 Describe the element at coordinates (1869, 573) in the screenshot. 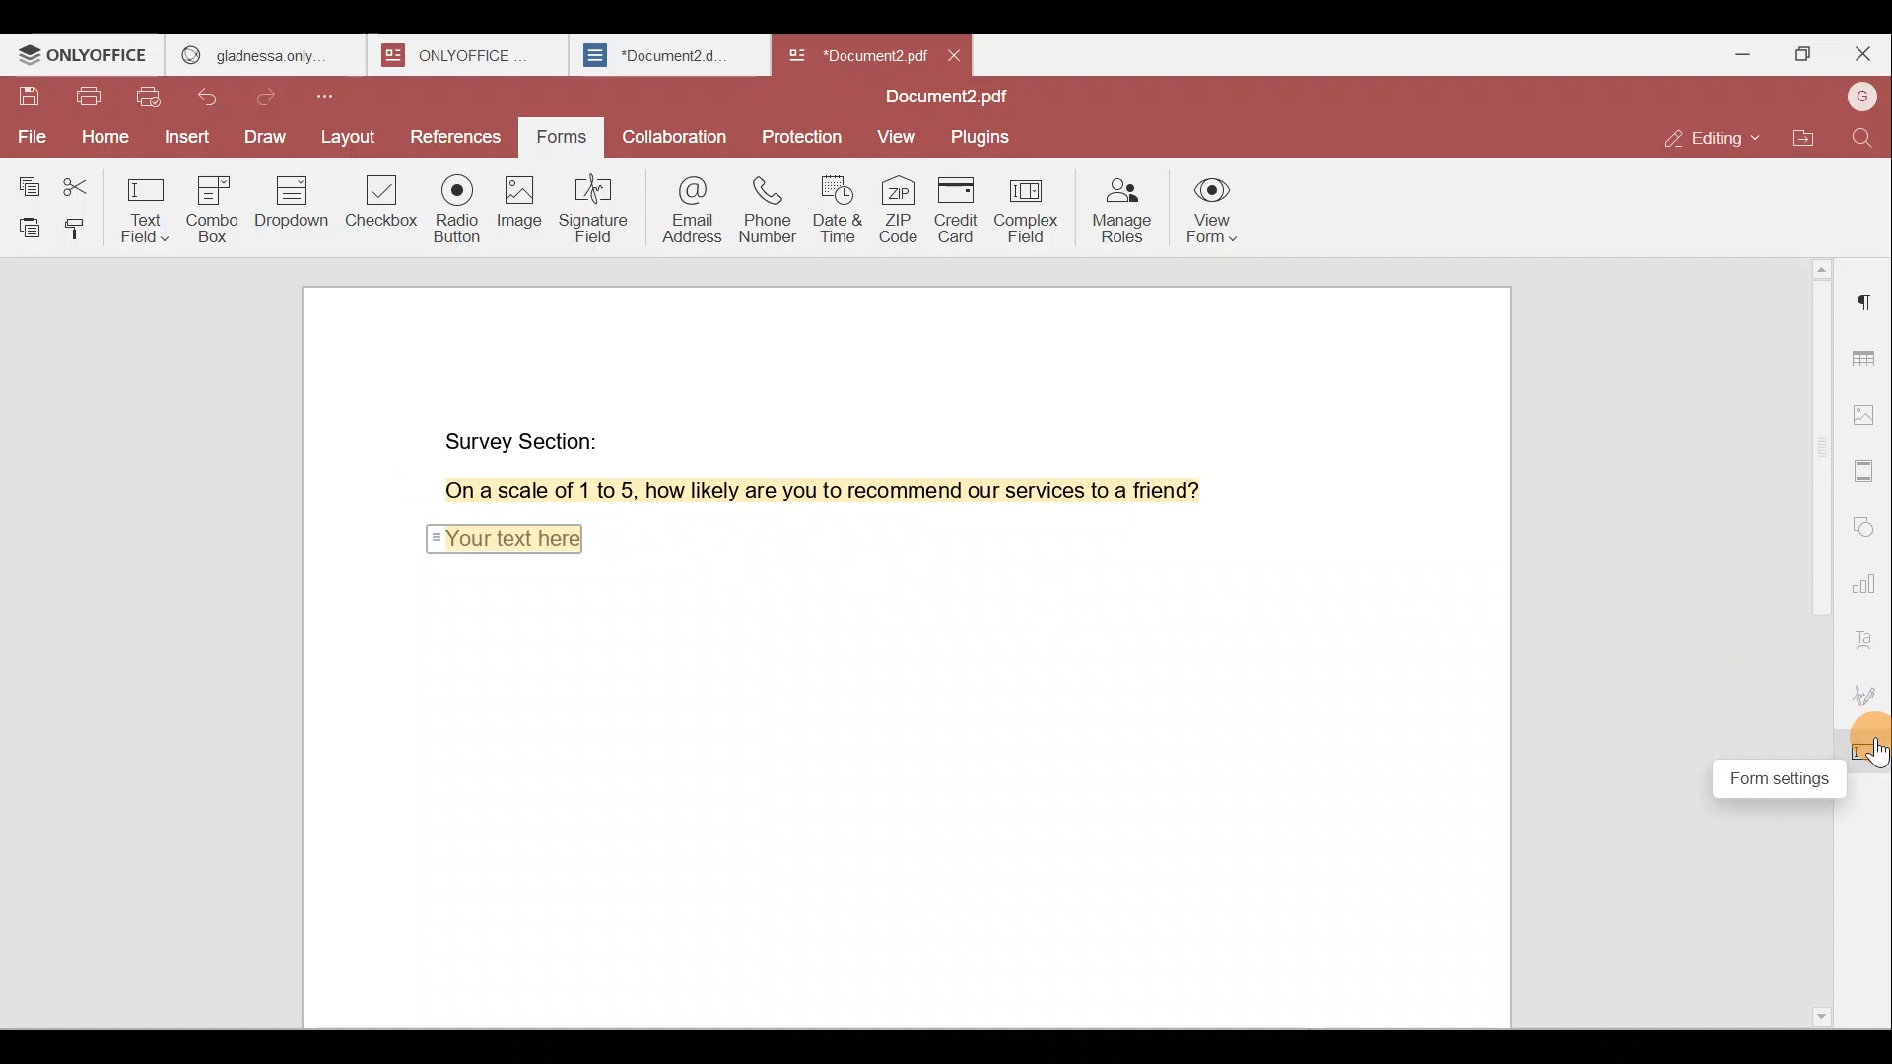

I see `Chart settings` at that location.